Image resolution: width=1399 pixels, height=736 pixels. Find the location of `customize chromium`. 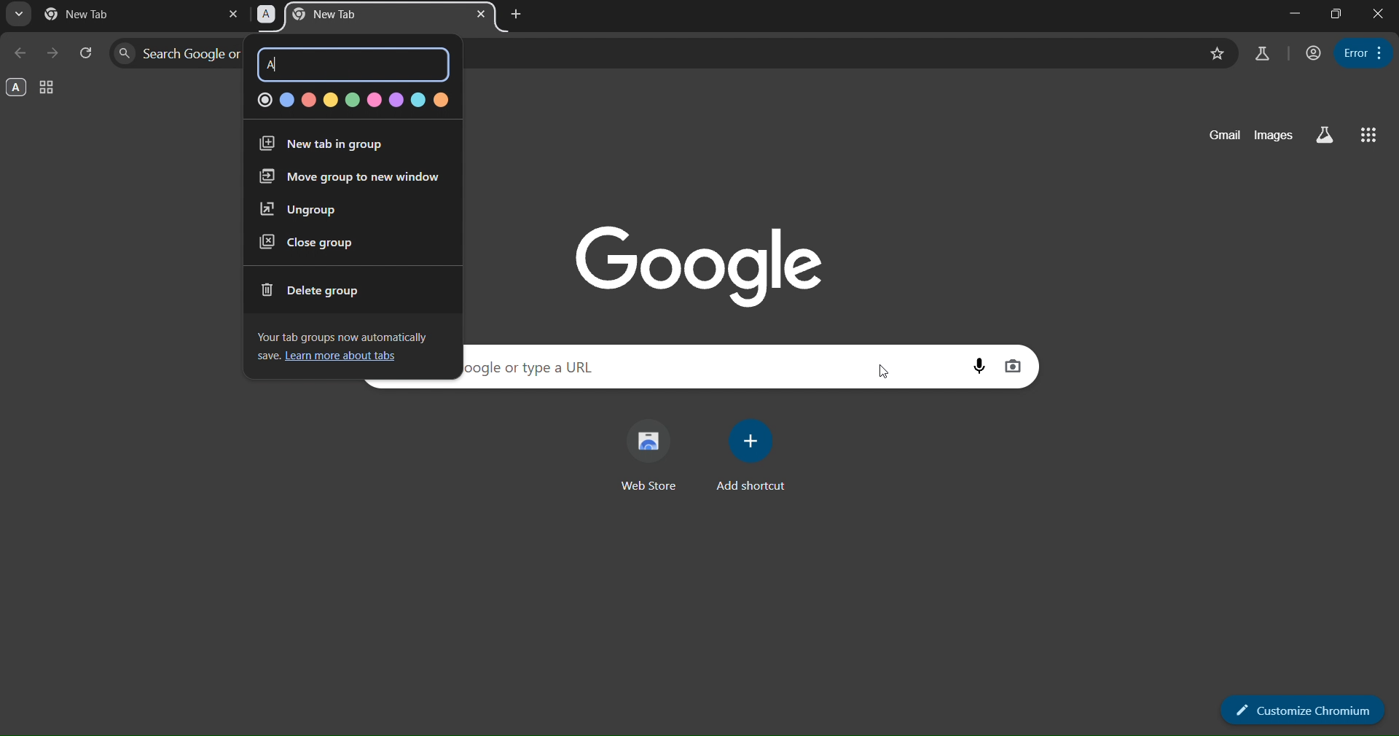

customize chromium is located at coordinates (1306, 711).